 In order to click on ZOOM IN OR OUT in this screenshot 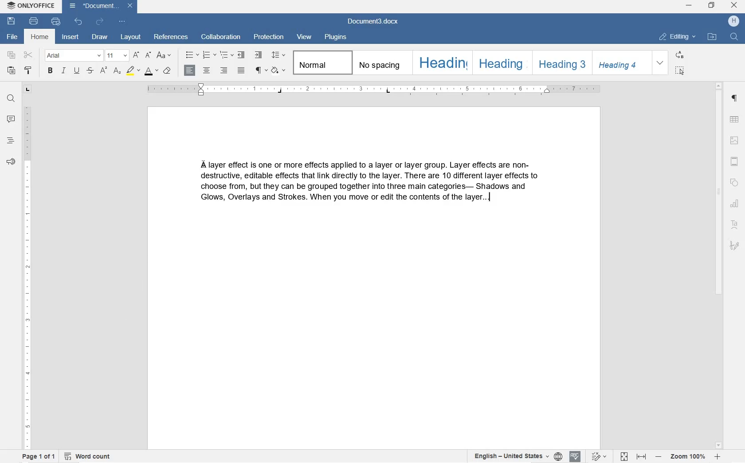, I will do `click(688, 456)`.